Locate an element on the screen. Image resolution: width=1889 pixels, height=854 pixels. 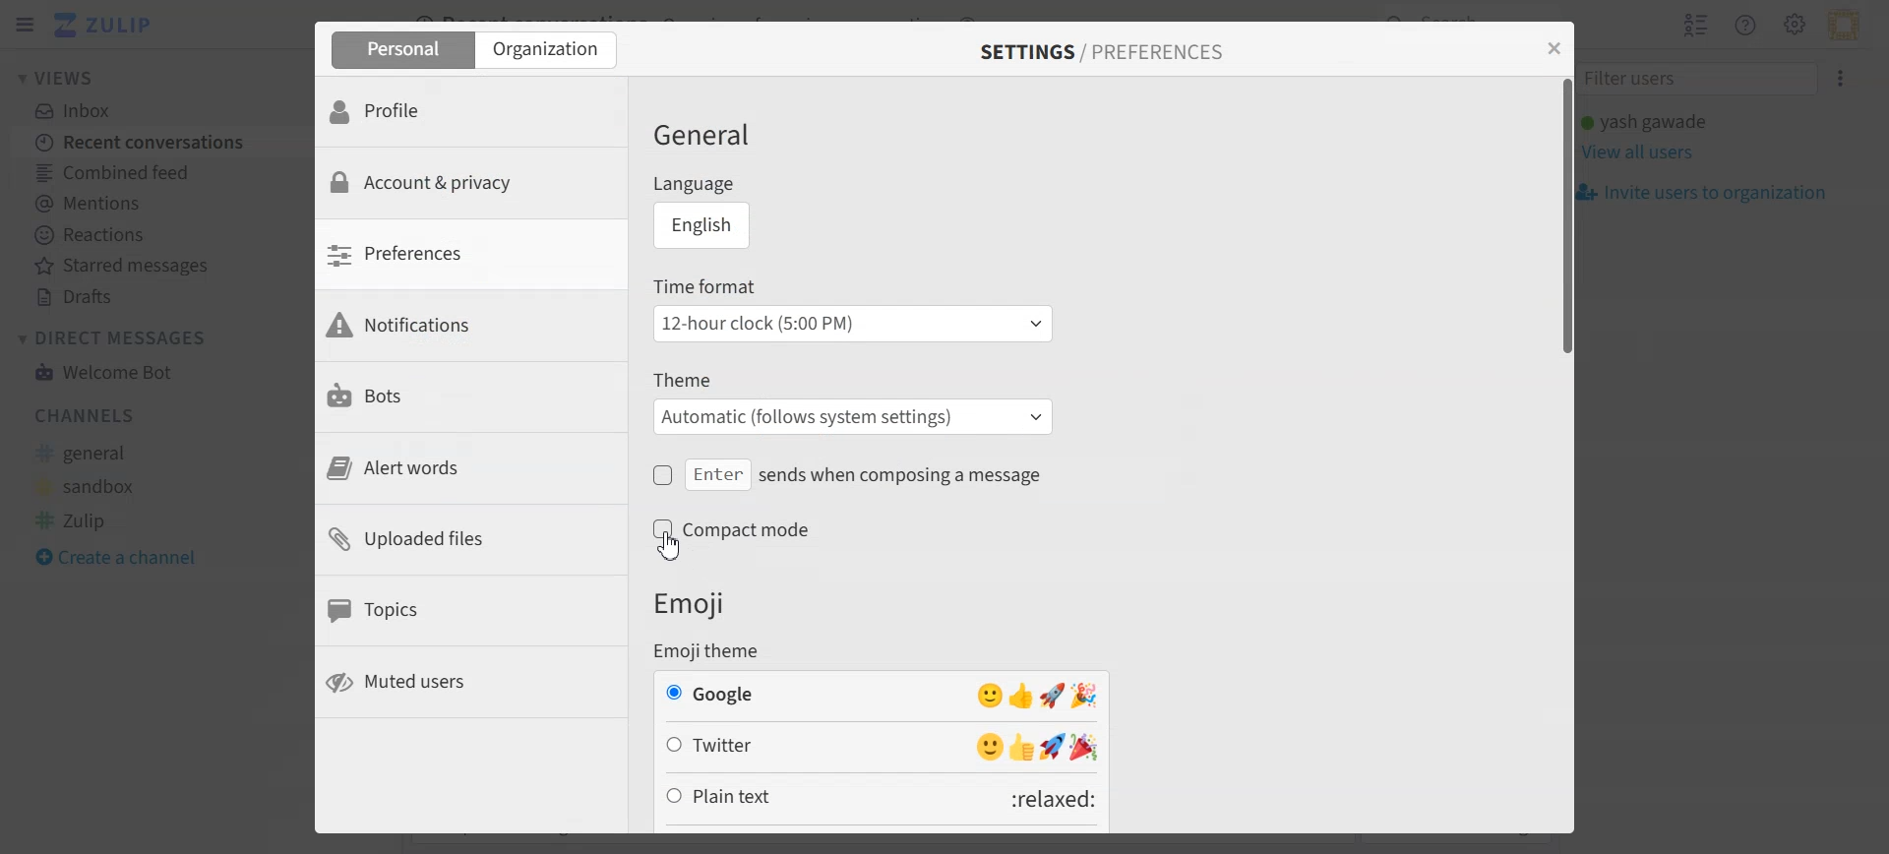
Uploaded files is located at coordinates (470, 539).